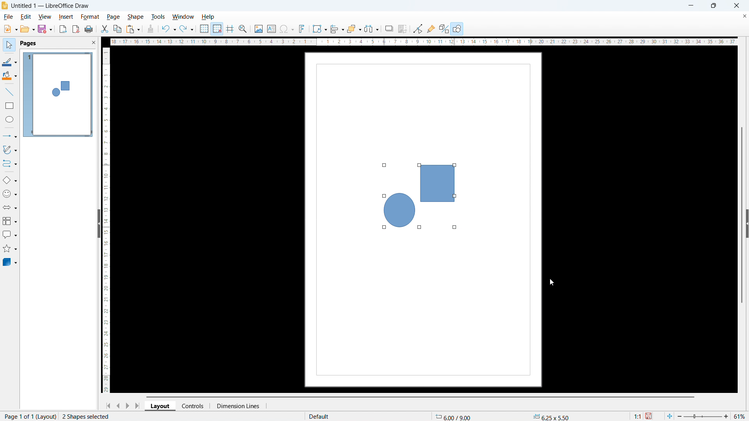 The height and width of the screenshot is (421, 749). What do you see at coordinates (552, 282) in the screenshot?
I see `cursor` at bounding box center [552, 282].